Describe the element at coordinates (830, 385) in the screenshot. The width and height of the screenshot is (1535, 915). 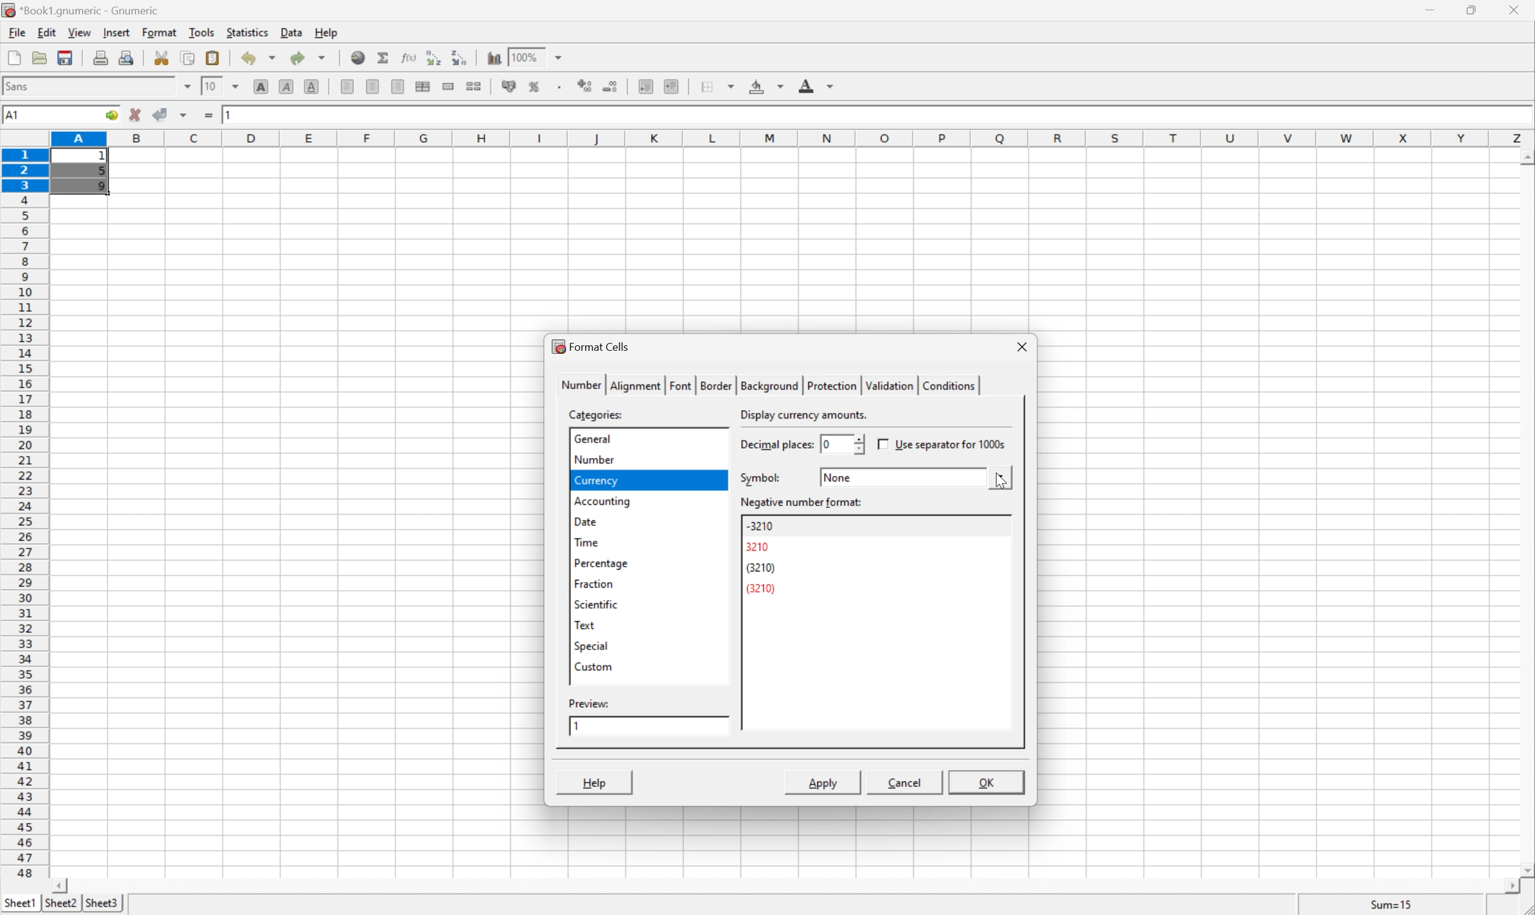
I see `protection` at that location.